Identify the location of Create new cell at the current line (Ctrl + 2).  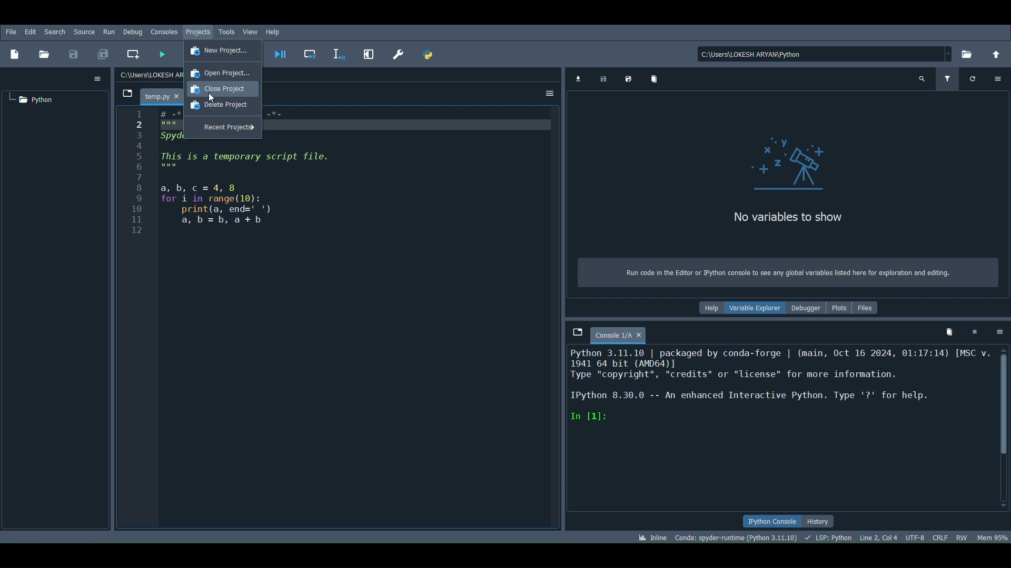
(132, 52).